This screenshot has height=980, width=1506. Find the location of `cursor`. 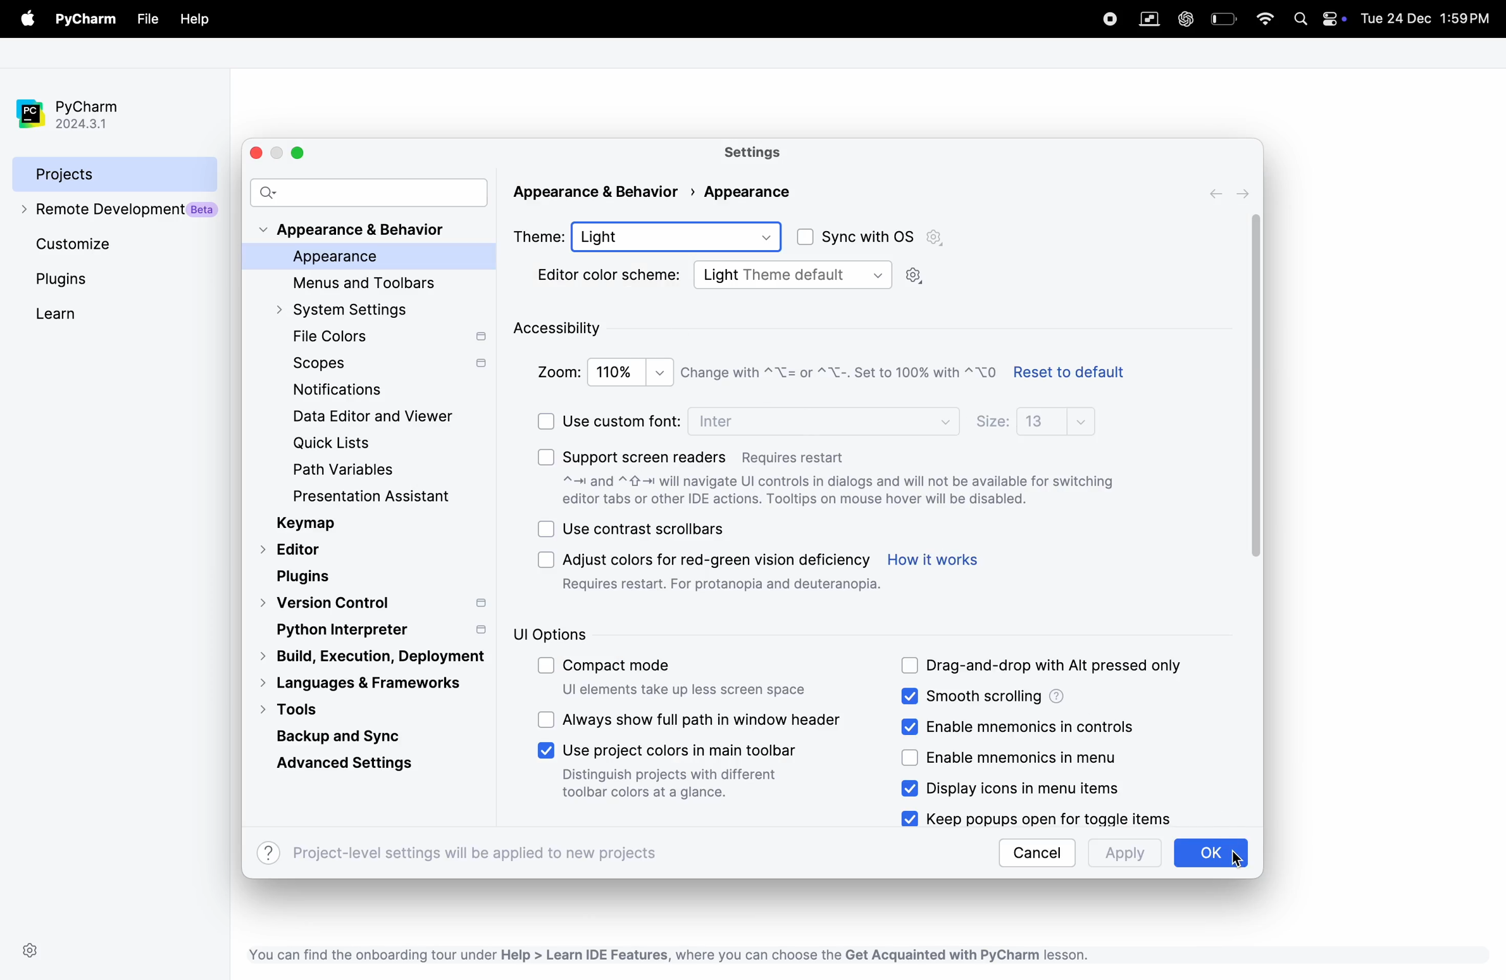

cursor is located at coordinates (1245, 859).